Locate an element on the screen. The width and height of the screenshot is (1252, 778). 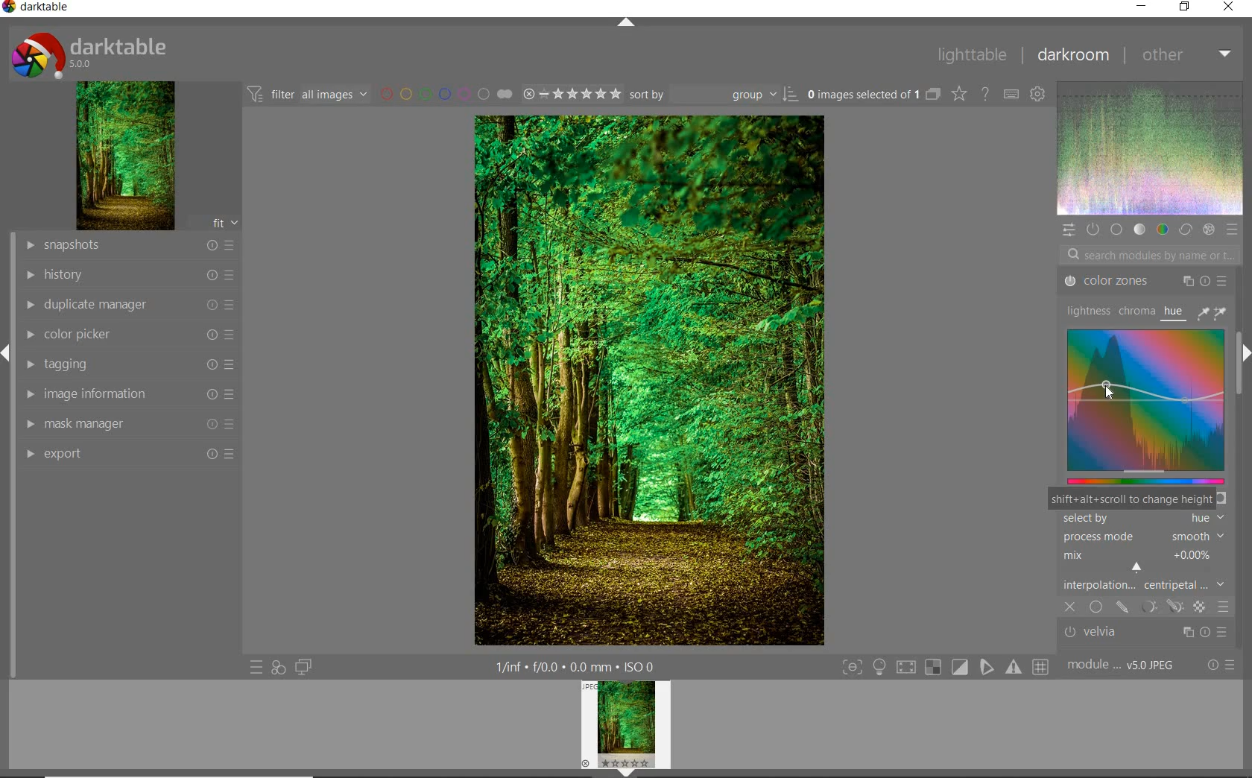
OTHER is located at coordinates (1188, 54).